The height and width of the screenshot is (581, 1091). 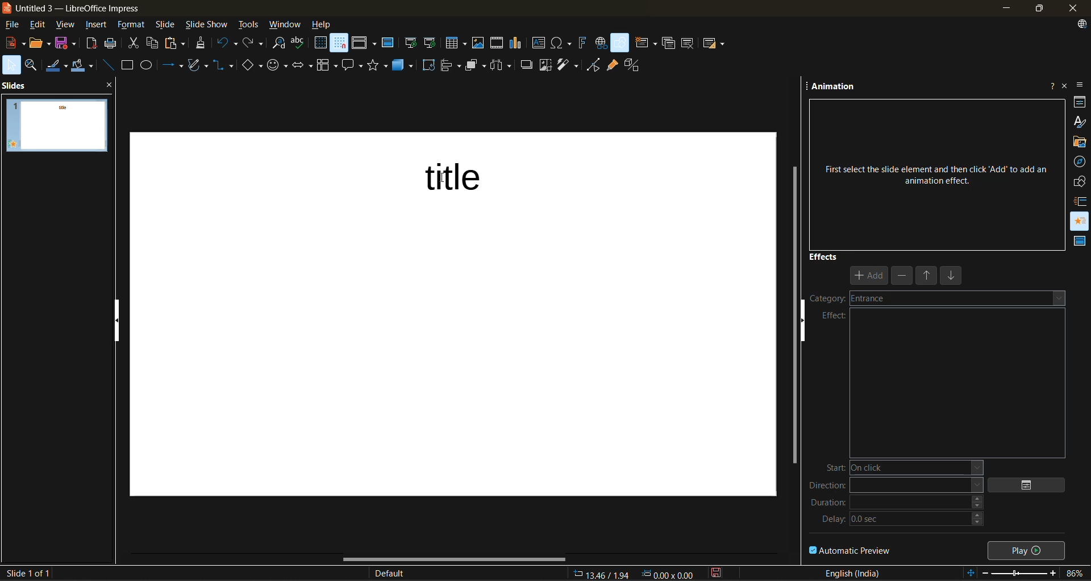 What do you see at coordinates (40, 24) in the screenshot?
I see `edit` at bounding box center [40, 24].